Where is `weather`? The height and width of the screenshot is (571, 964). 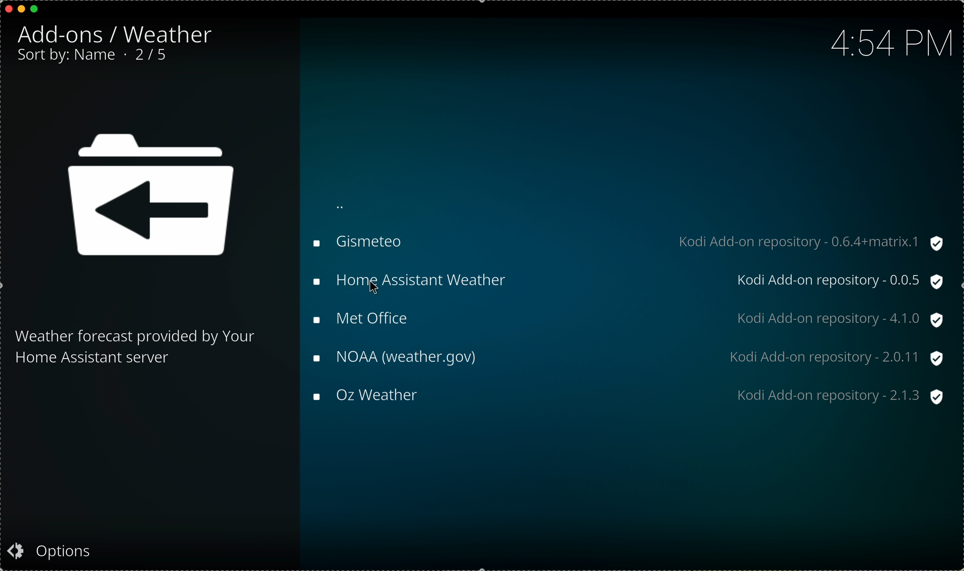
weather is located at coordinates (169, 32).